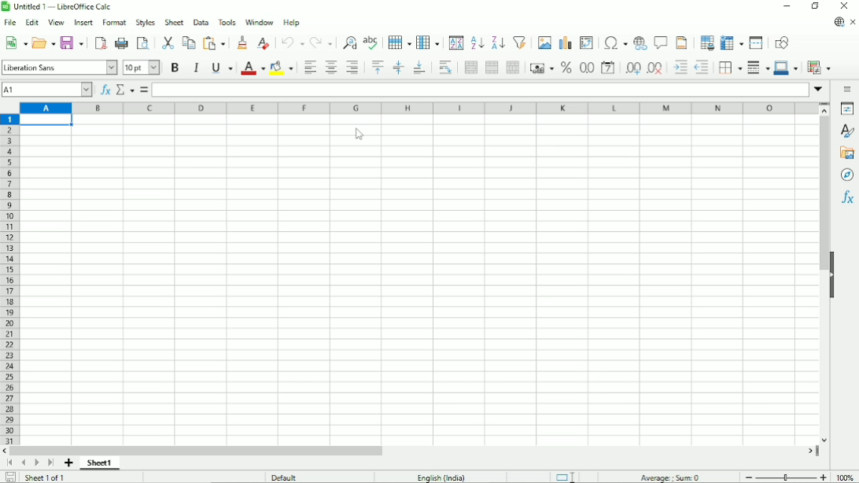  Describe the element at coordinates (144, 44) in the screenshot. I see `Toggle print preview` at that location.